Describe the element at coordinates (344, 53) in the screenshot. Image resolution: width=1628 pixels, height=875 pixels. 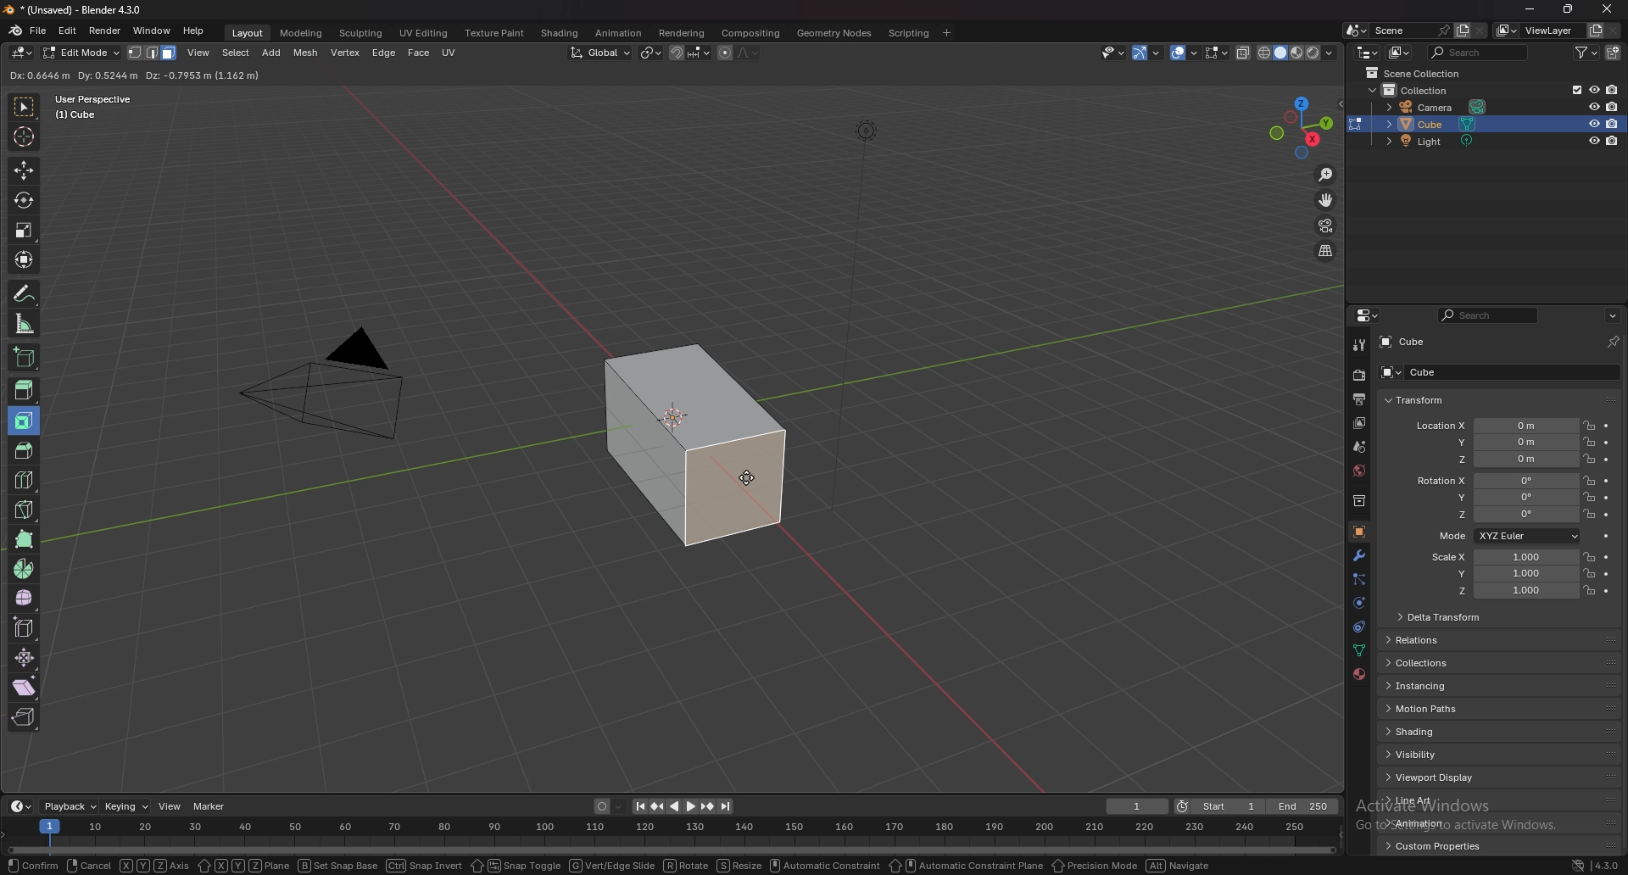
I see `vertex` at that location.